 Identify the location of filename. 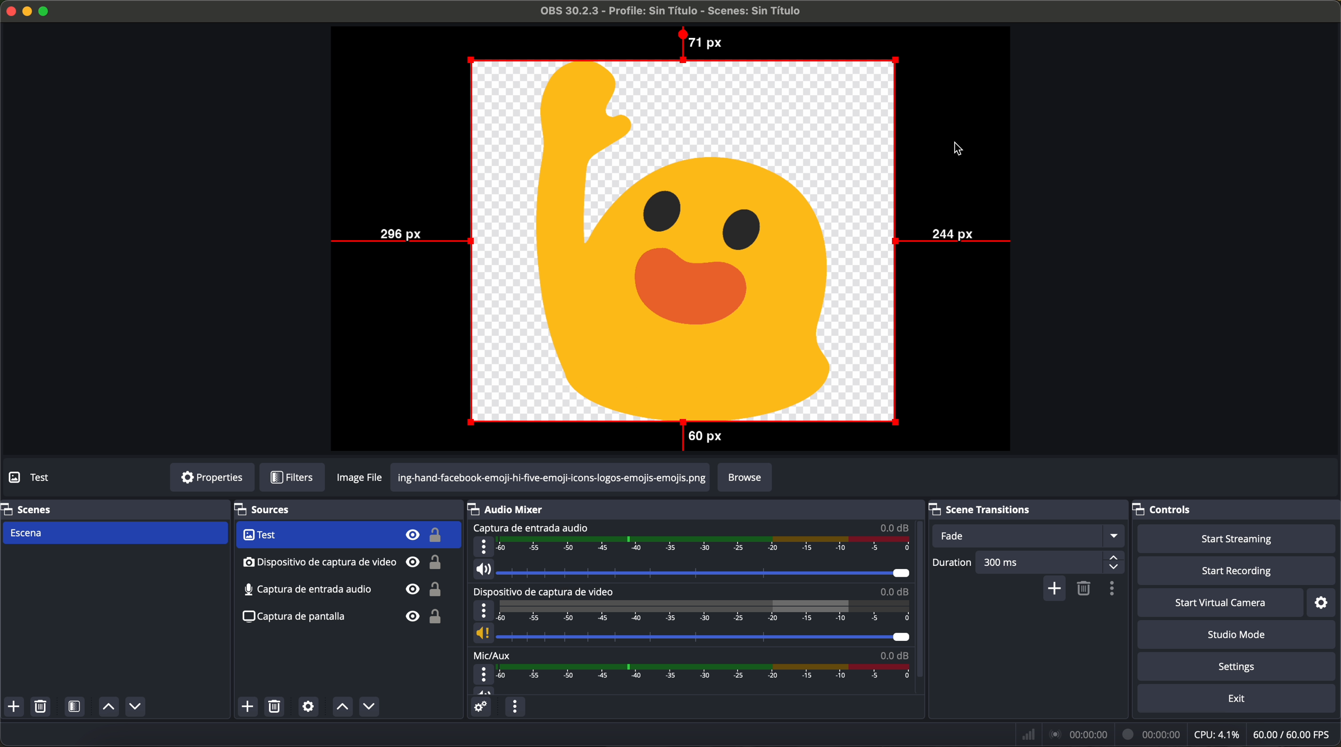
(672, 11).